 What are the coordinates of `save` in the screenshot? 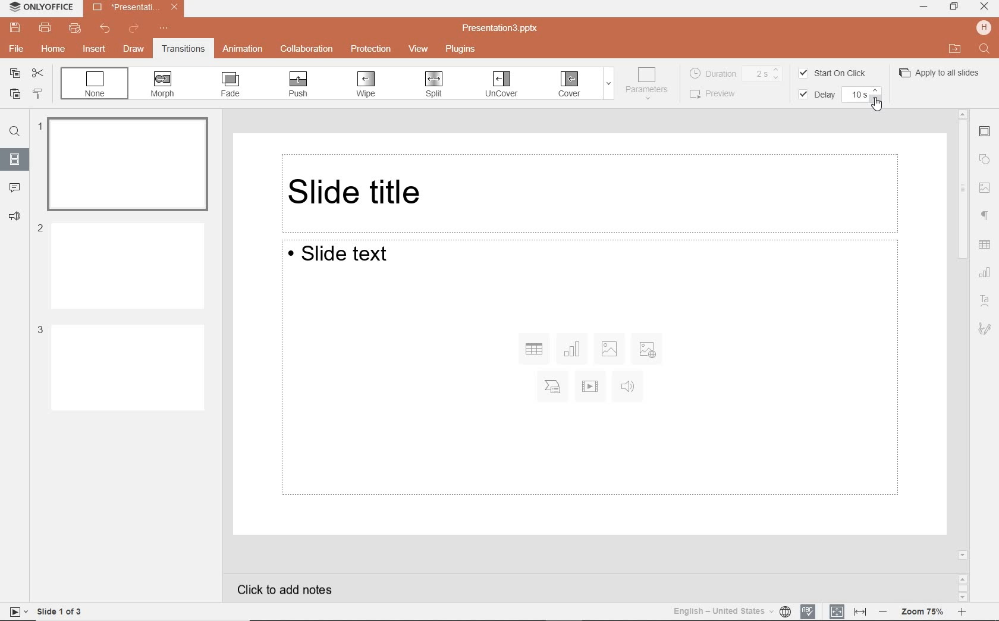 It's located at (14, 28).